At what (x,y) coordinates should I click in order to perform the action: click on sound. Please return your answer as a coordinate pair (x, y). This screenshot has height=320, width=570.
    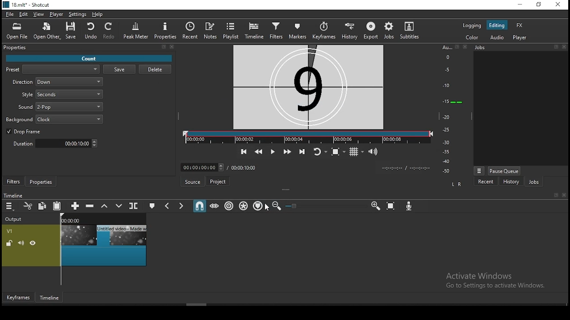
    Looking at the image, I should click on (60, 106).